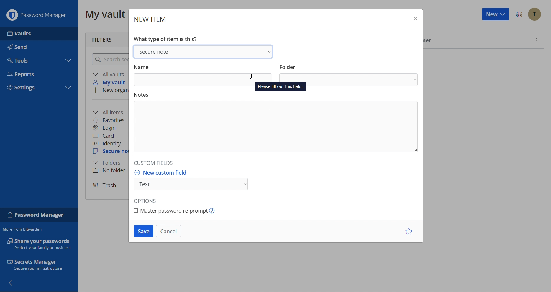 The image size is (551, 292). Describe the element at coordinates (170, 232) in the screenshot. I see `Cancel` at that location.